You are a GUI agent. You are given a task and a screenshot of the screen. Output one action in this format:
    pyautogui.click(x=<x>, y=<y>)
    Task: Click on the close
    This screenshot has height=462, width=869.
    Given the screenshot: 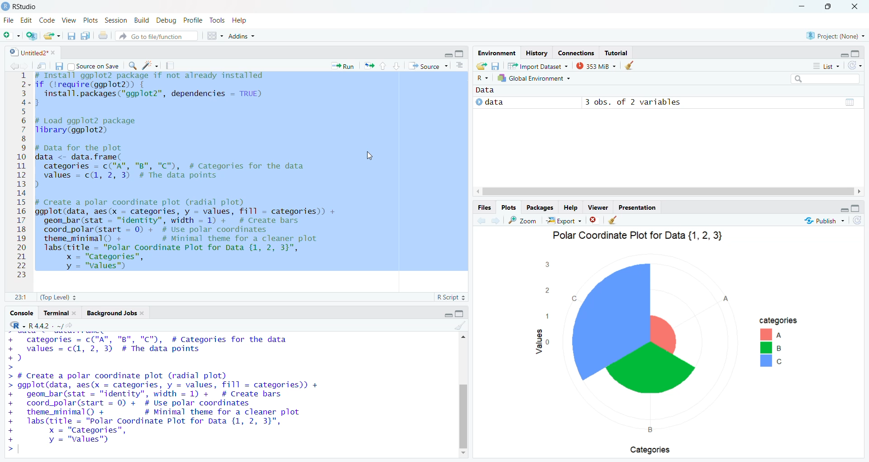 What is the action you would take?
    pyautogui.click(x=851, y=6)
    